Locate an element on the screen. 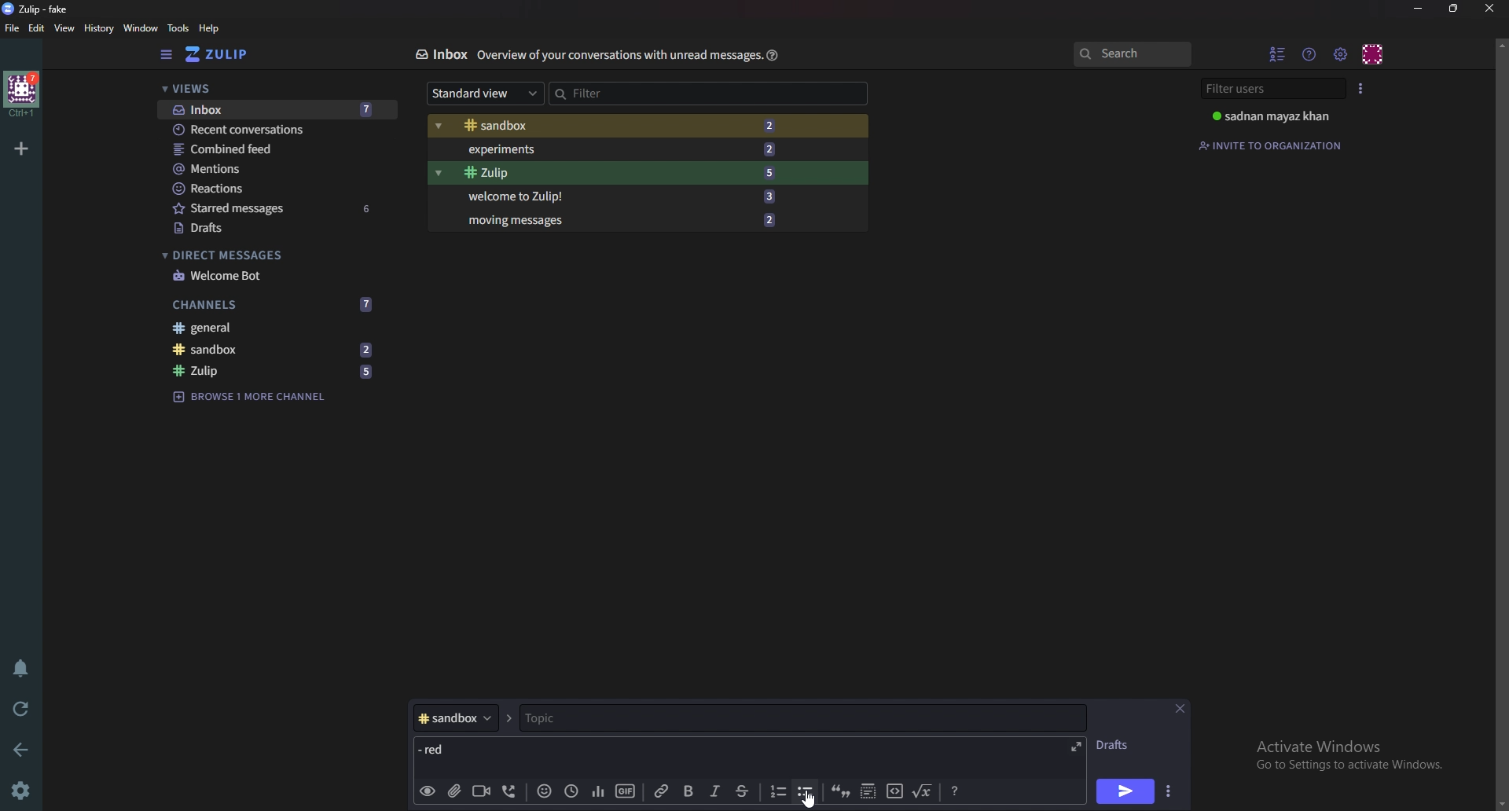 The image size is (1509, 811). help is located at coordinates (210, 28).